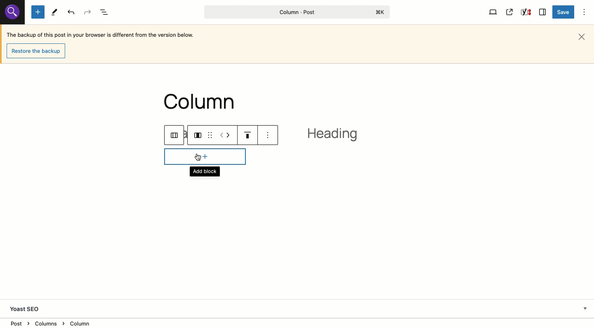  I want to click on Hide, so click(585, 308).